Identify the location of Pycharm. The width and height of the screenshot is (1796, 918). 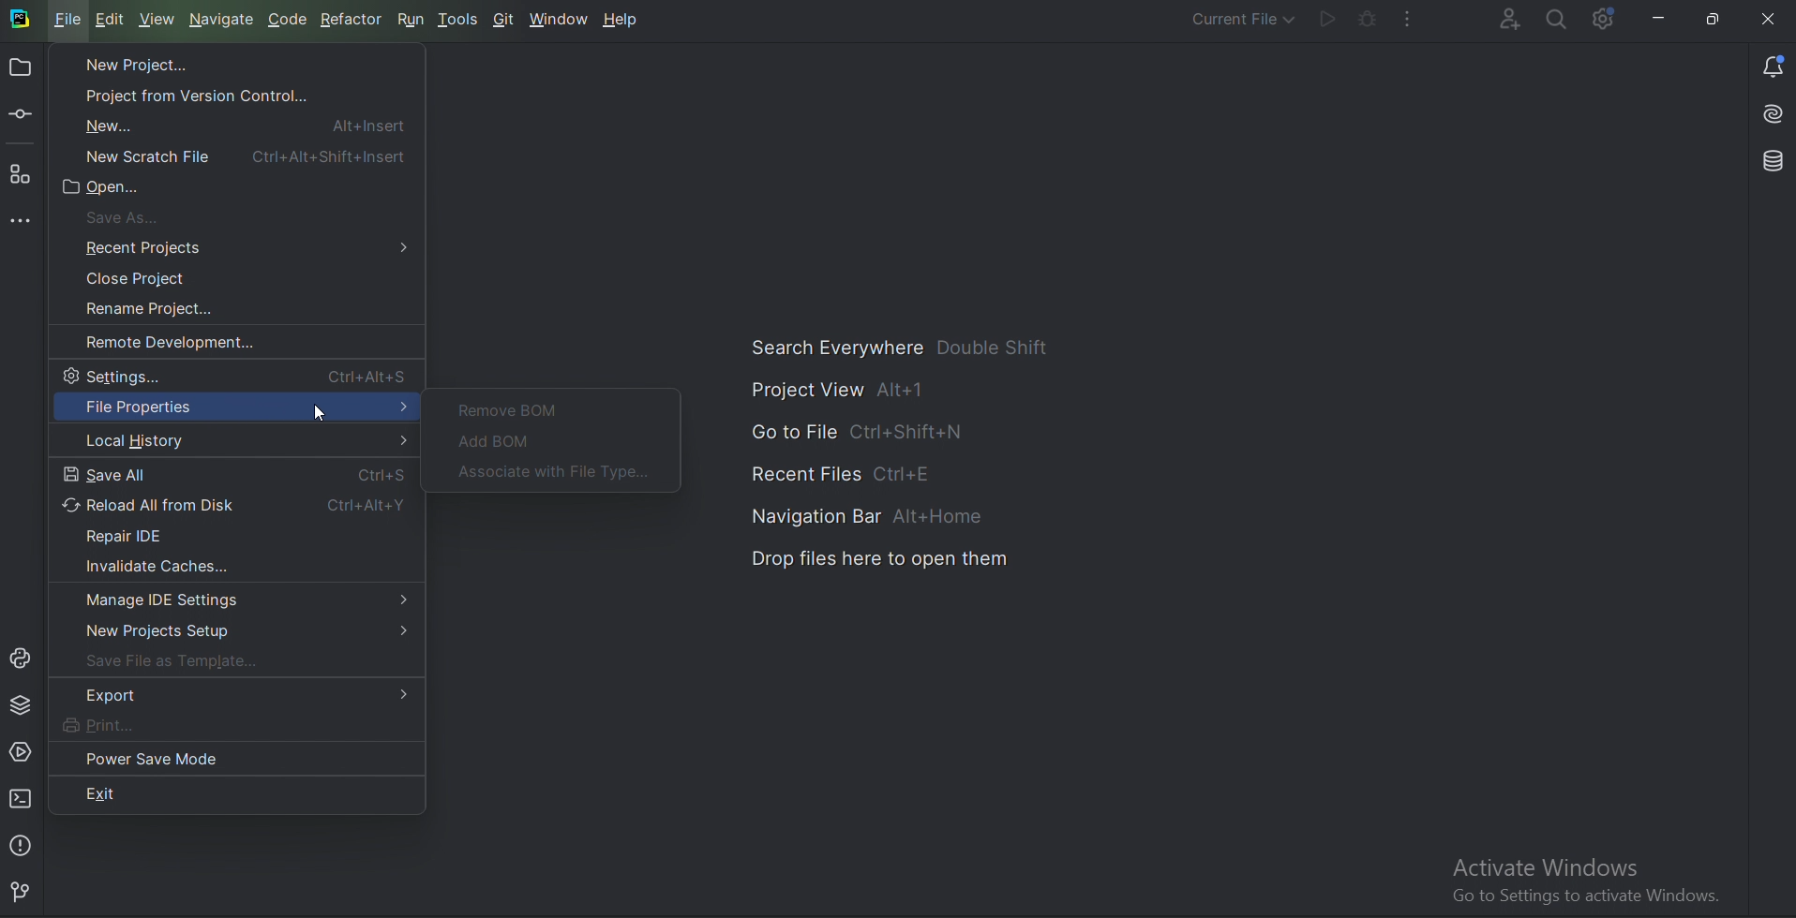
(21, 20).